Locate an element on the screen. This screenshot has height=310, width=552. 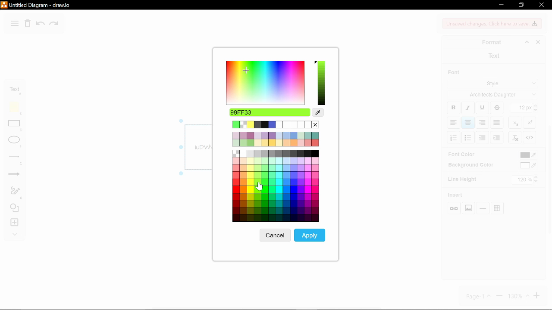
zoom out is located at coordinates (499, 297).